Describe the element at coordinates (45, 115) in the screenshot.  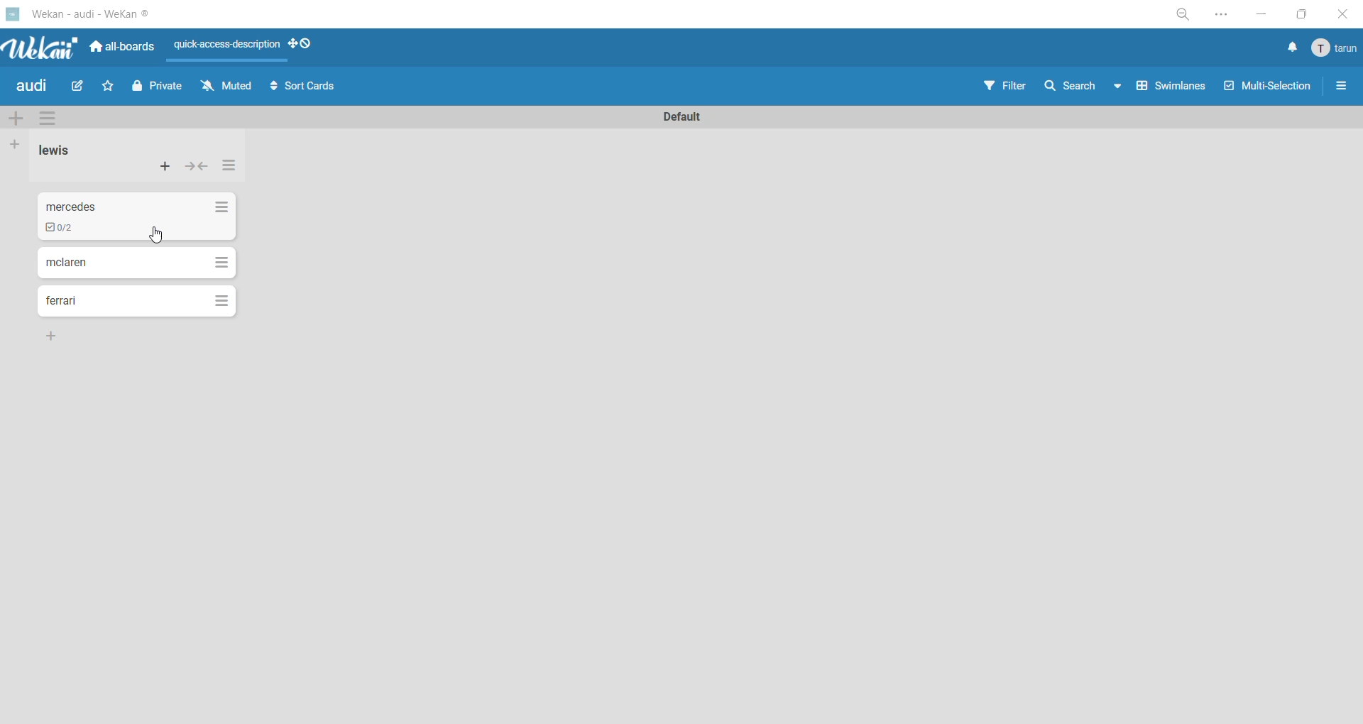
I see `swimlane actions` at that location.